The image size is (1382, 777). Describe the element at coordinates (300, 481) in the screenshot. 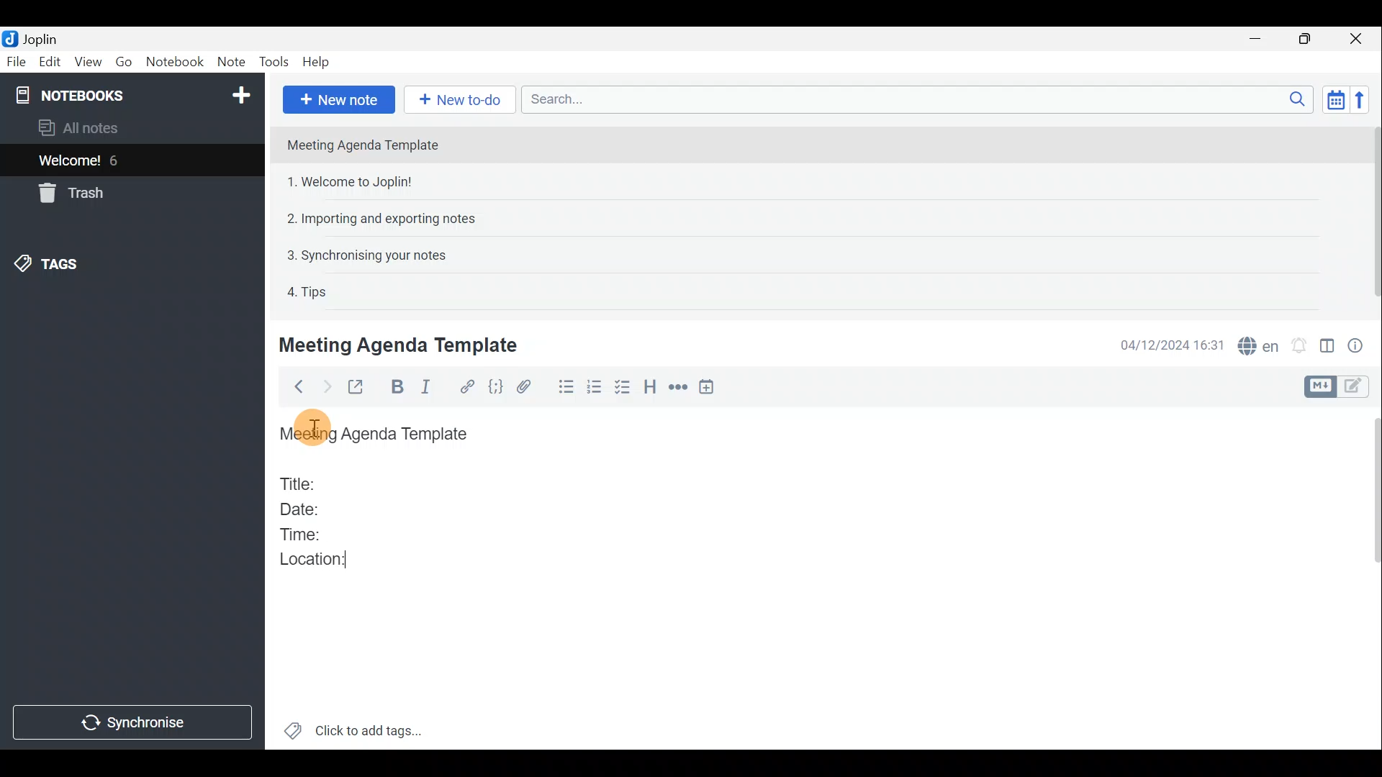

I see `Title:` at that location.